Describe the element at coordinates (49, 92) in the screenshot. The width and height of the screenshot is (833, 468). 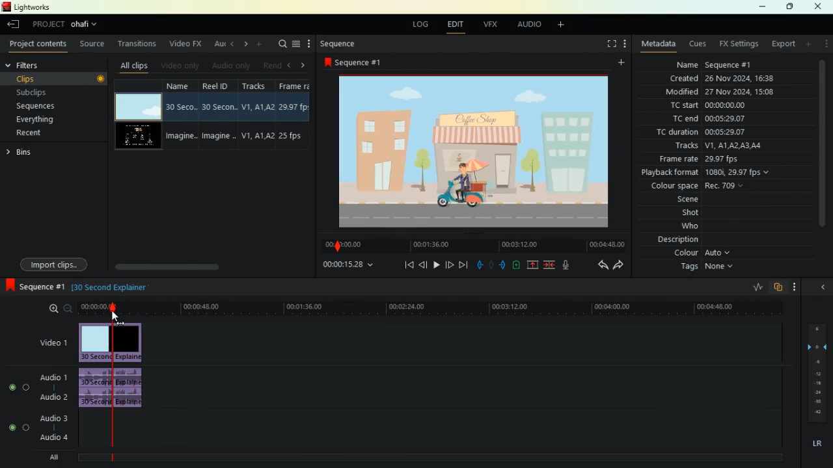
I see `subclips` at that location.